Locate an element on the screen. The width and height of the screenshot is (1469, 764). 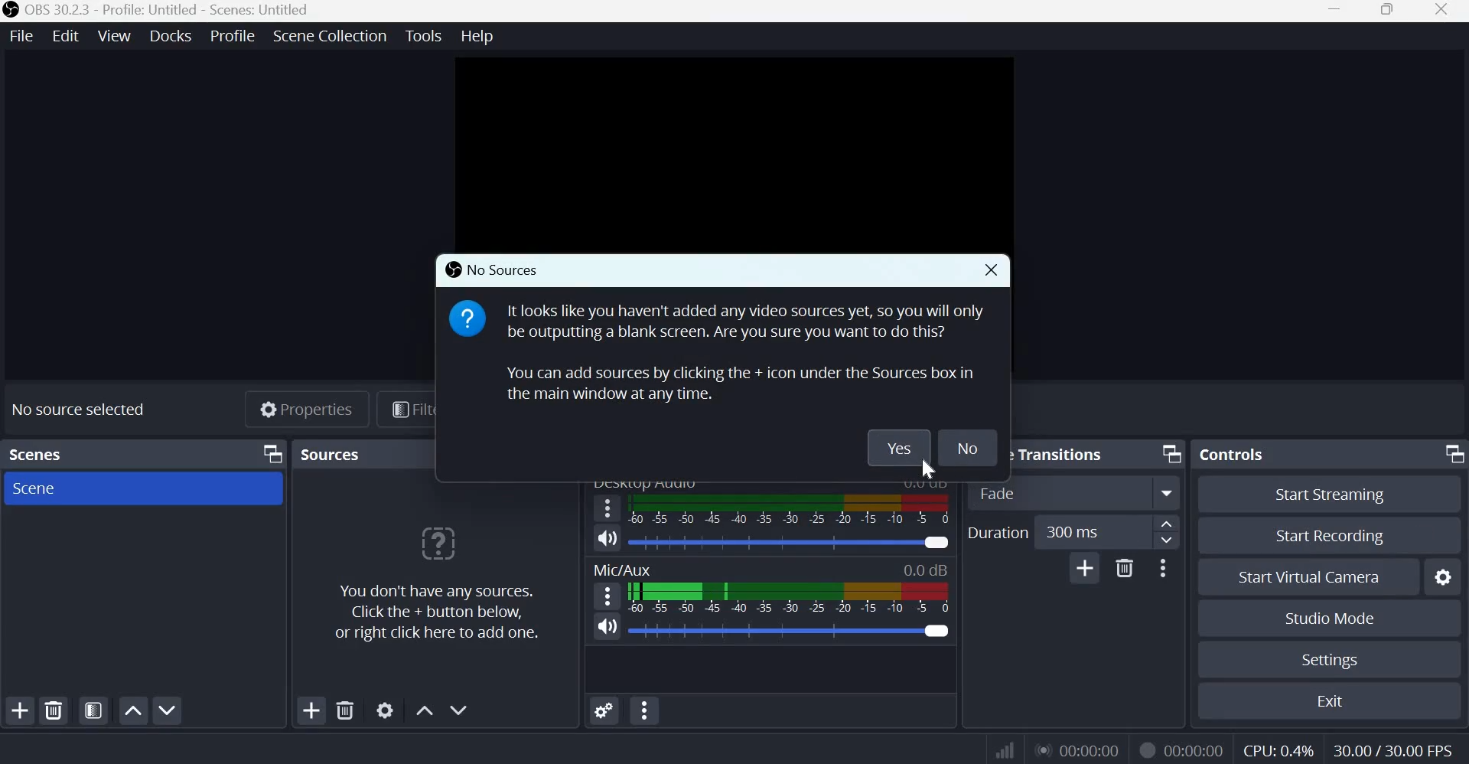
No source selected is located at coordinates (80, 410).